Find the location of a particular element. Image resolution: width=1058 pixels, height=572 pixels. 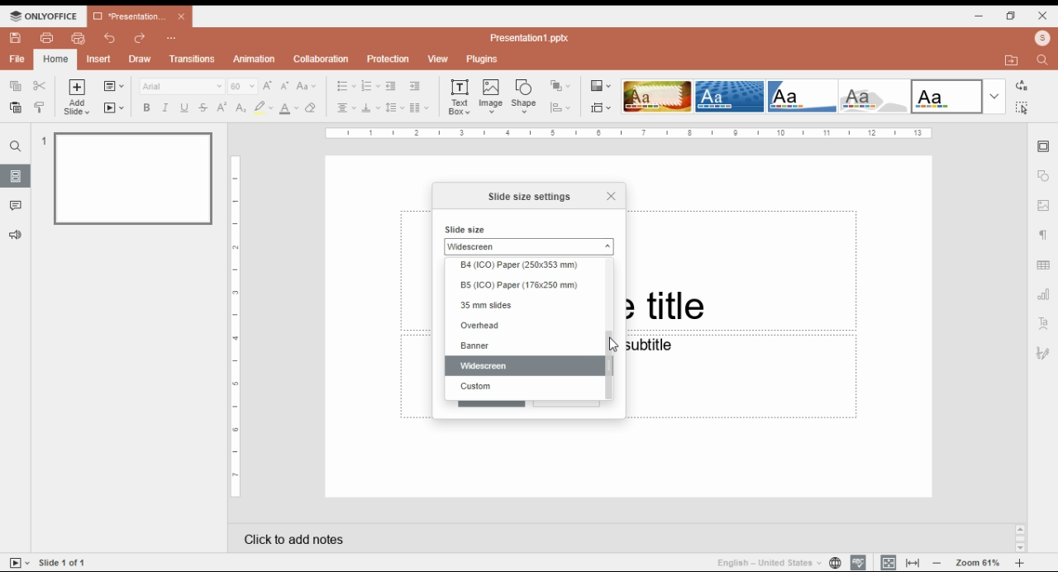

slide 1 is located at coordinates (127, 177).